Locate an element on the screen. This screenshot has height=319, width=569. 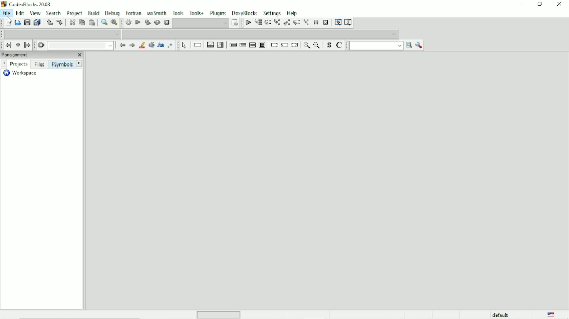
Undo is located at coordinates (48, 22).